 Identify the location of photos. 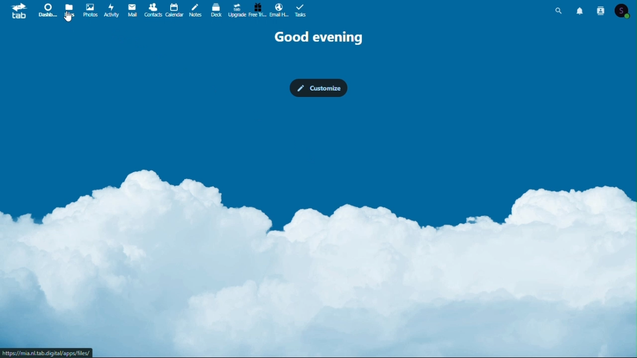
(90, 9).